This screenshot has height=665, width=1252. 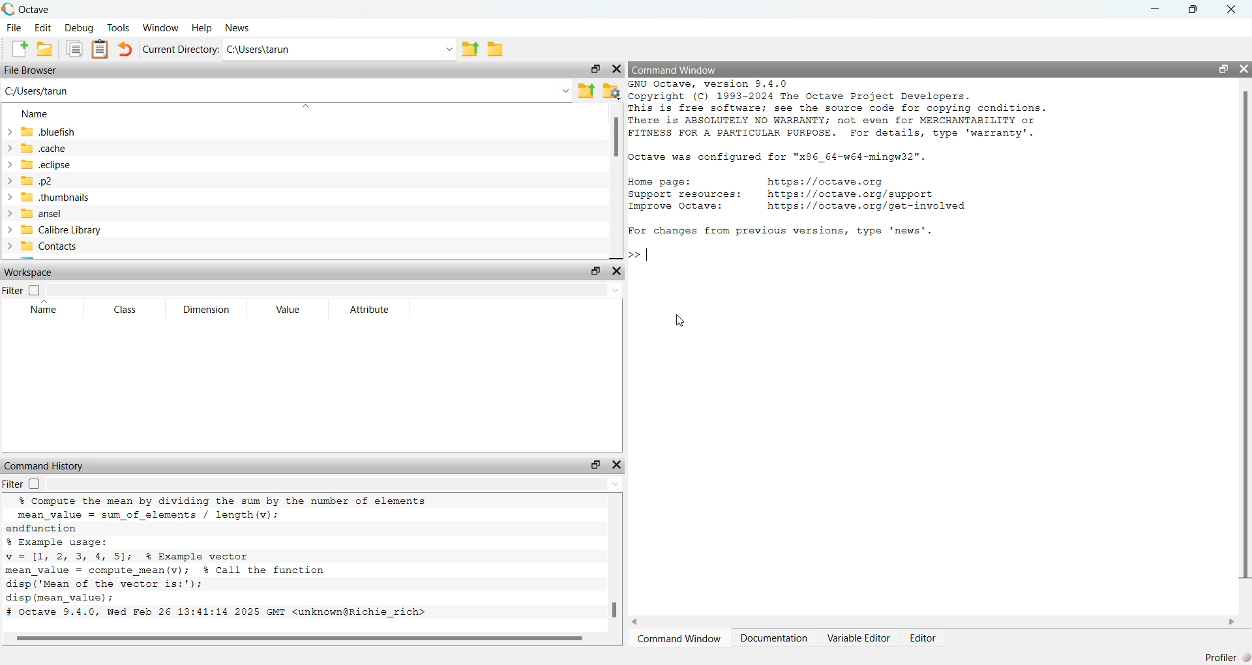 What do you see at coordinates (218, 558) in the screenshot?
I see `% Compute the mean by dividing the sum by the number of elements
mean_value = sum_of_elements / length (v);

endfunction

% Example usage:

v=1[1, 2, 3, 4 5]; % Example vector

mean_value = compute mean(v); % Call the function

disp('Mean of the vector is:');

disp (mean_value) ;

# Octave 9.4.0, Wed Feb 26 13:41:14 2025 GMT <unknown@Richie_rich>` at bounding box center [218, 558].